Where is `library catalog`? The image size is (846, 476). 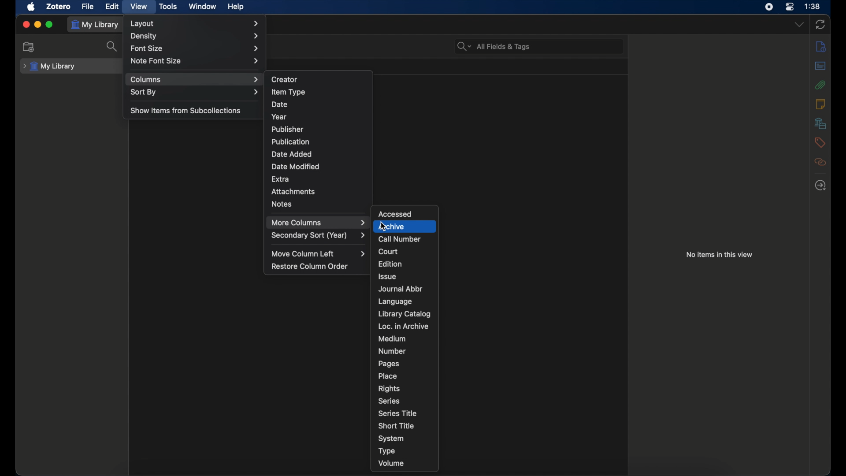 library catalog is located at coordinates (404, 314).